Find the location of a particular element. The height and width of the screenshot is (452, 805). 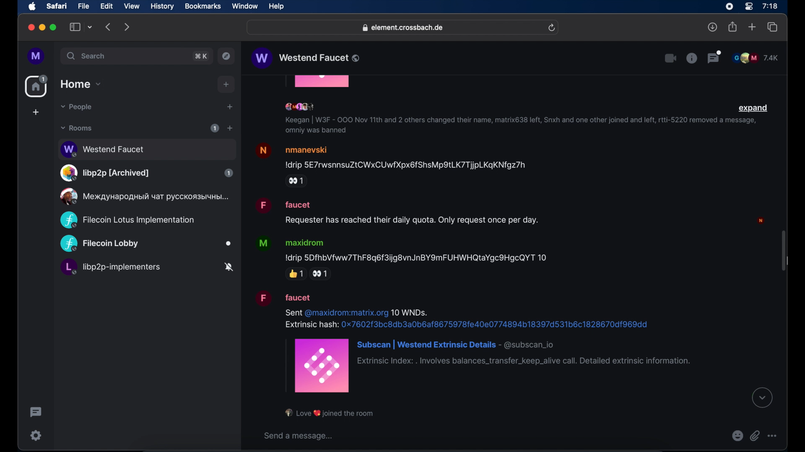

1 is located at coordinates (215, 128).